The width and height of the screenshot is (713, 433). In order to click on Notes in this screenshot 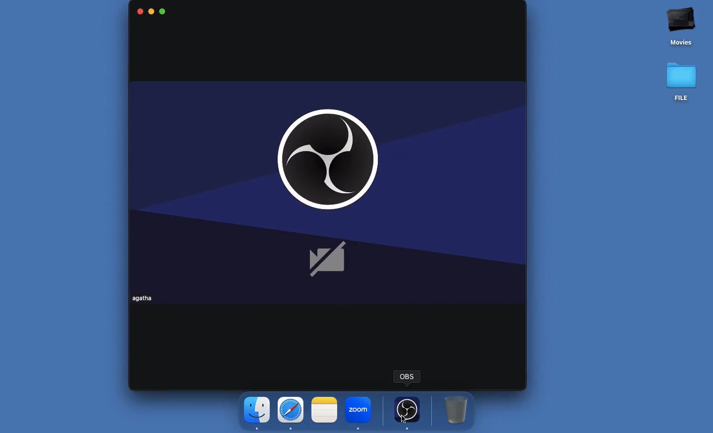, I will do `click(323, 409)`.